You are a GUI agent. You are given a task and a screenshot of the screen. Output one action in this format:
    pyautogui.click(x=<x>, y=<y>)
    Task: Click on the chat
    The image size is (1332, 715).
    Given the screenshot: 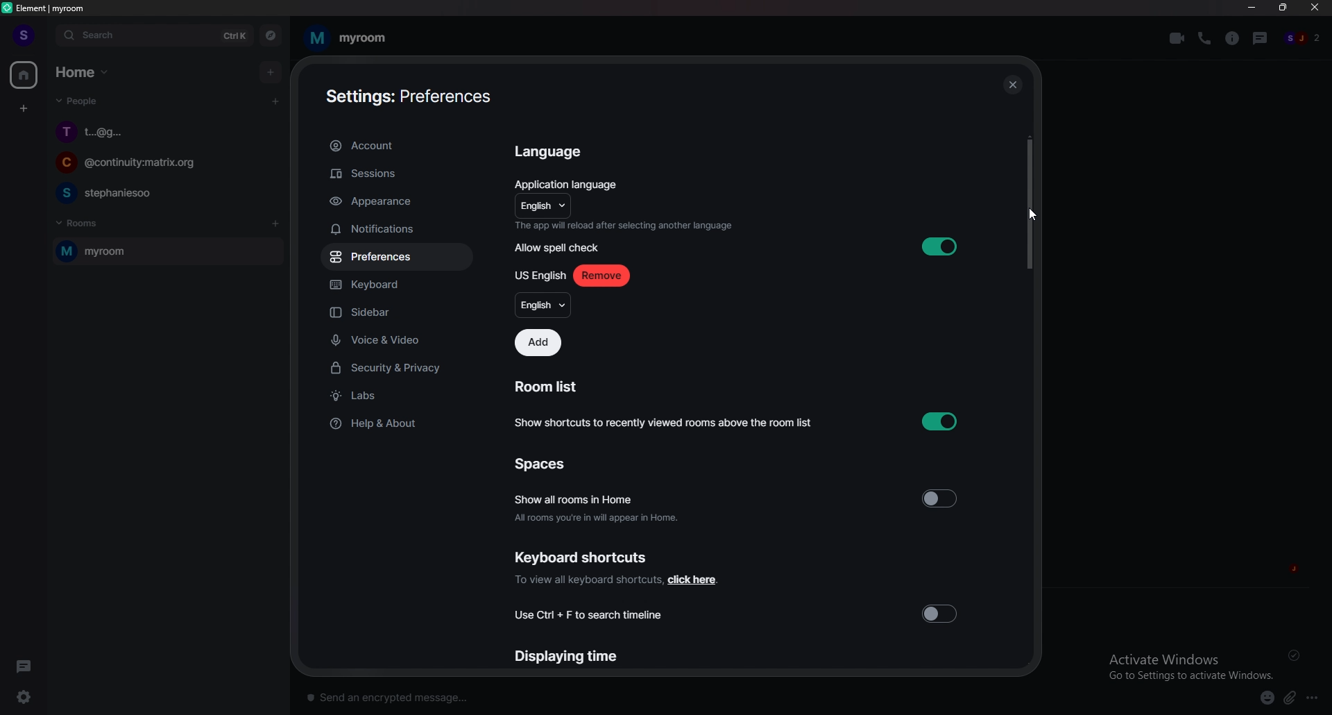 What is the action you would take?
    pyautogui.click(x=162, y=165)
    